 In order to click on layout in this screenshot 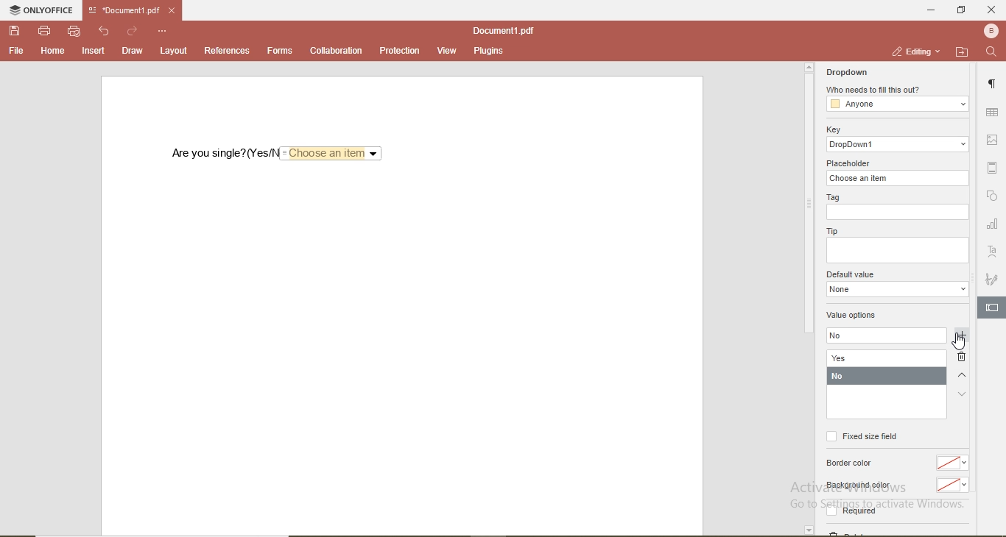, I will do `click(172, 51)`.